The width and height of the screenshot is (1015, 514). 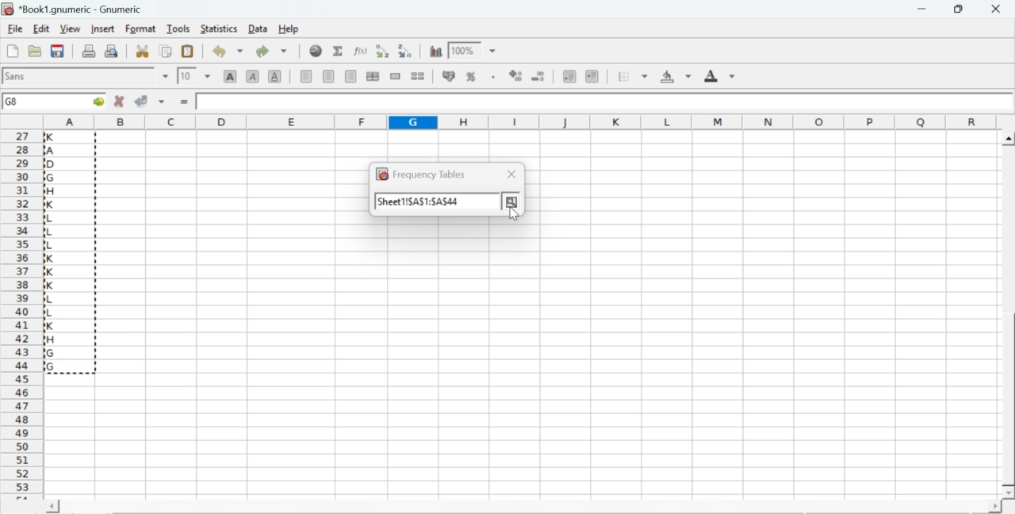 What do you see at coordinates (462, 50) in the screenshot?
I see `100%` at bounding box center [462, 50].